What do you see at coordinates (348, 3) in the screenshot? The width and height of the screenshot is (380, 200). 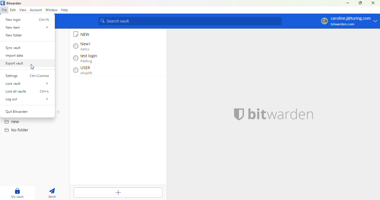 I see `minimize` at bounding box center [348, 3].